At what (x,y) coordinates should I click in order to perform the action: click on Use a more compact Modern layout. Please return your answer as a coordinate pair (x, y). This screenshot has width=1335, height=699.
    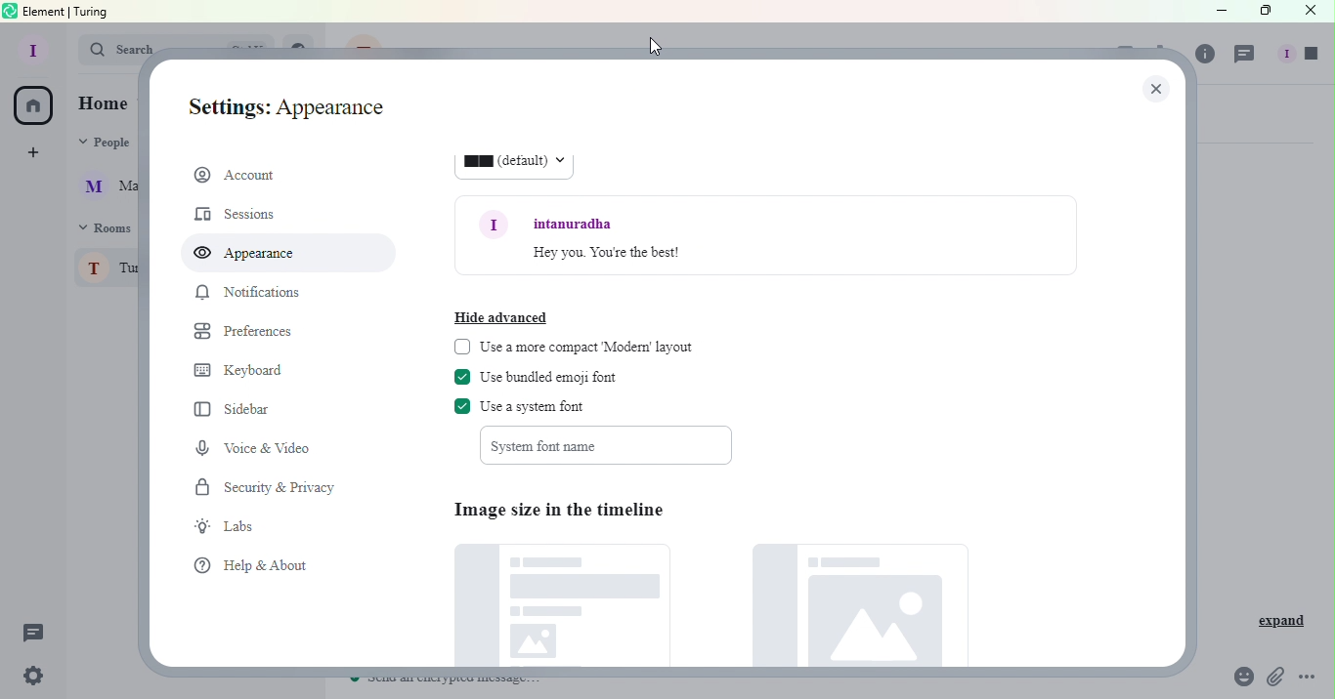
    Looking at the image, I should click on (609, 348).